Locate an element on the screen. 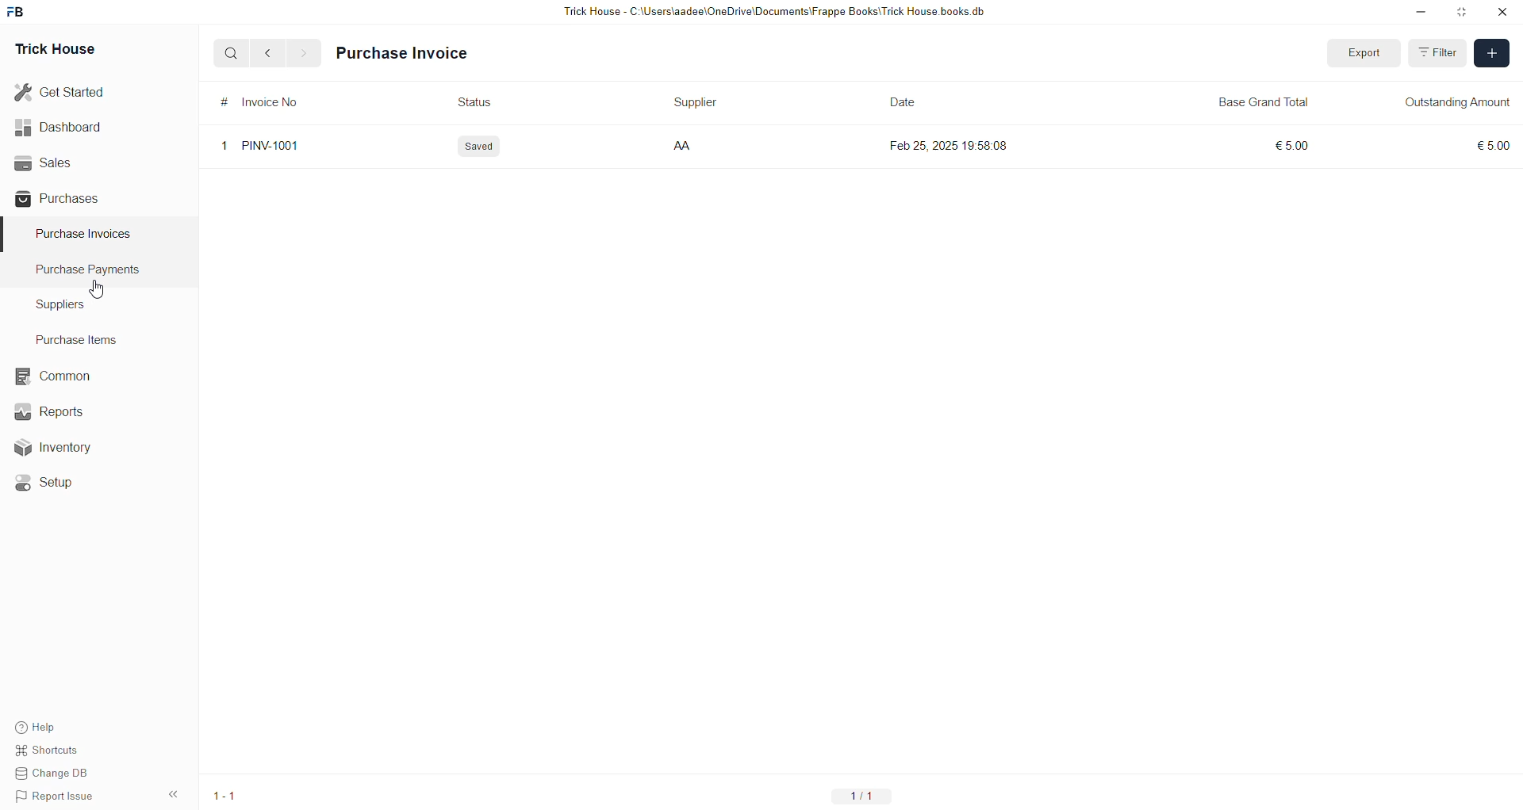 The image size is (1523, 810). expand is located at coordinates (175, 792).